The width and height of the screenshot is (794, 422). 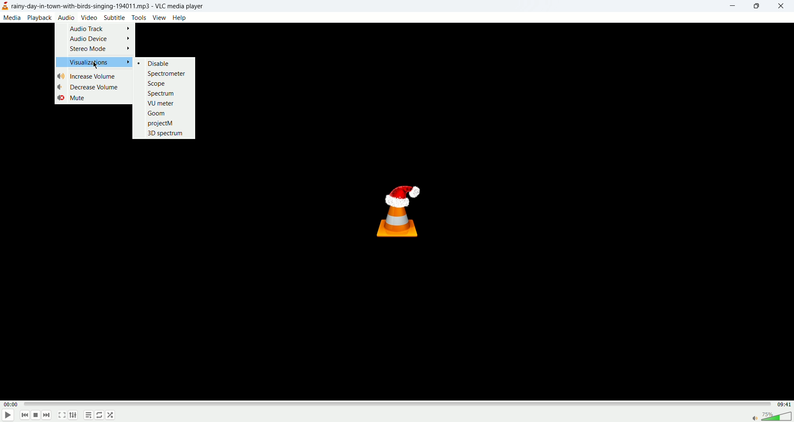 What do you see at coordinates (159, 17) in the screenshot?
I see `view` at bounding box center [159, 17].